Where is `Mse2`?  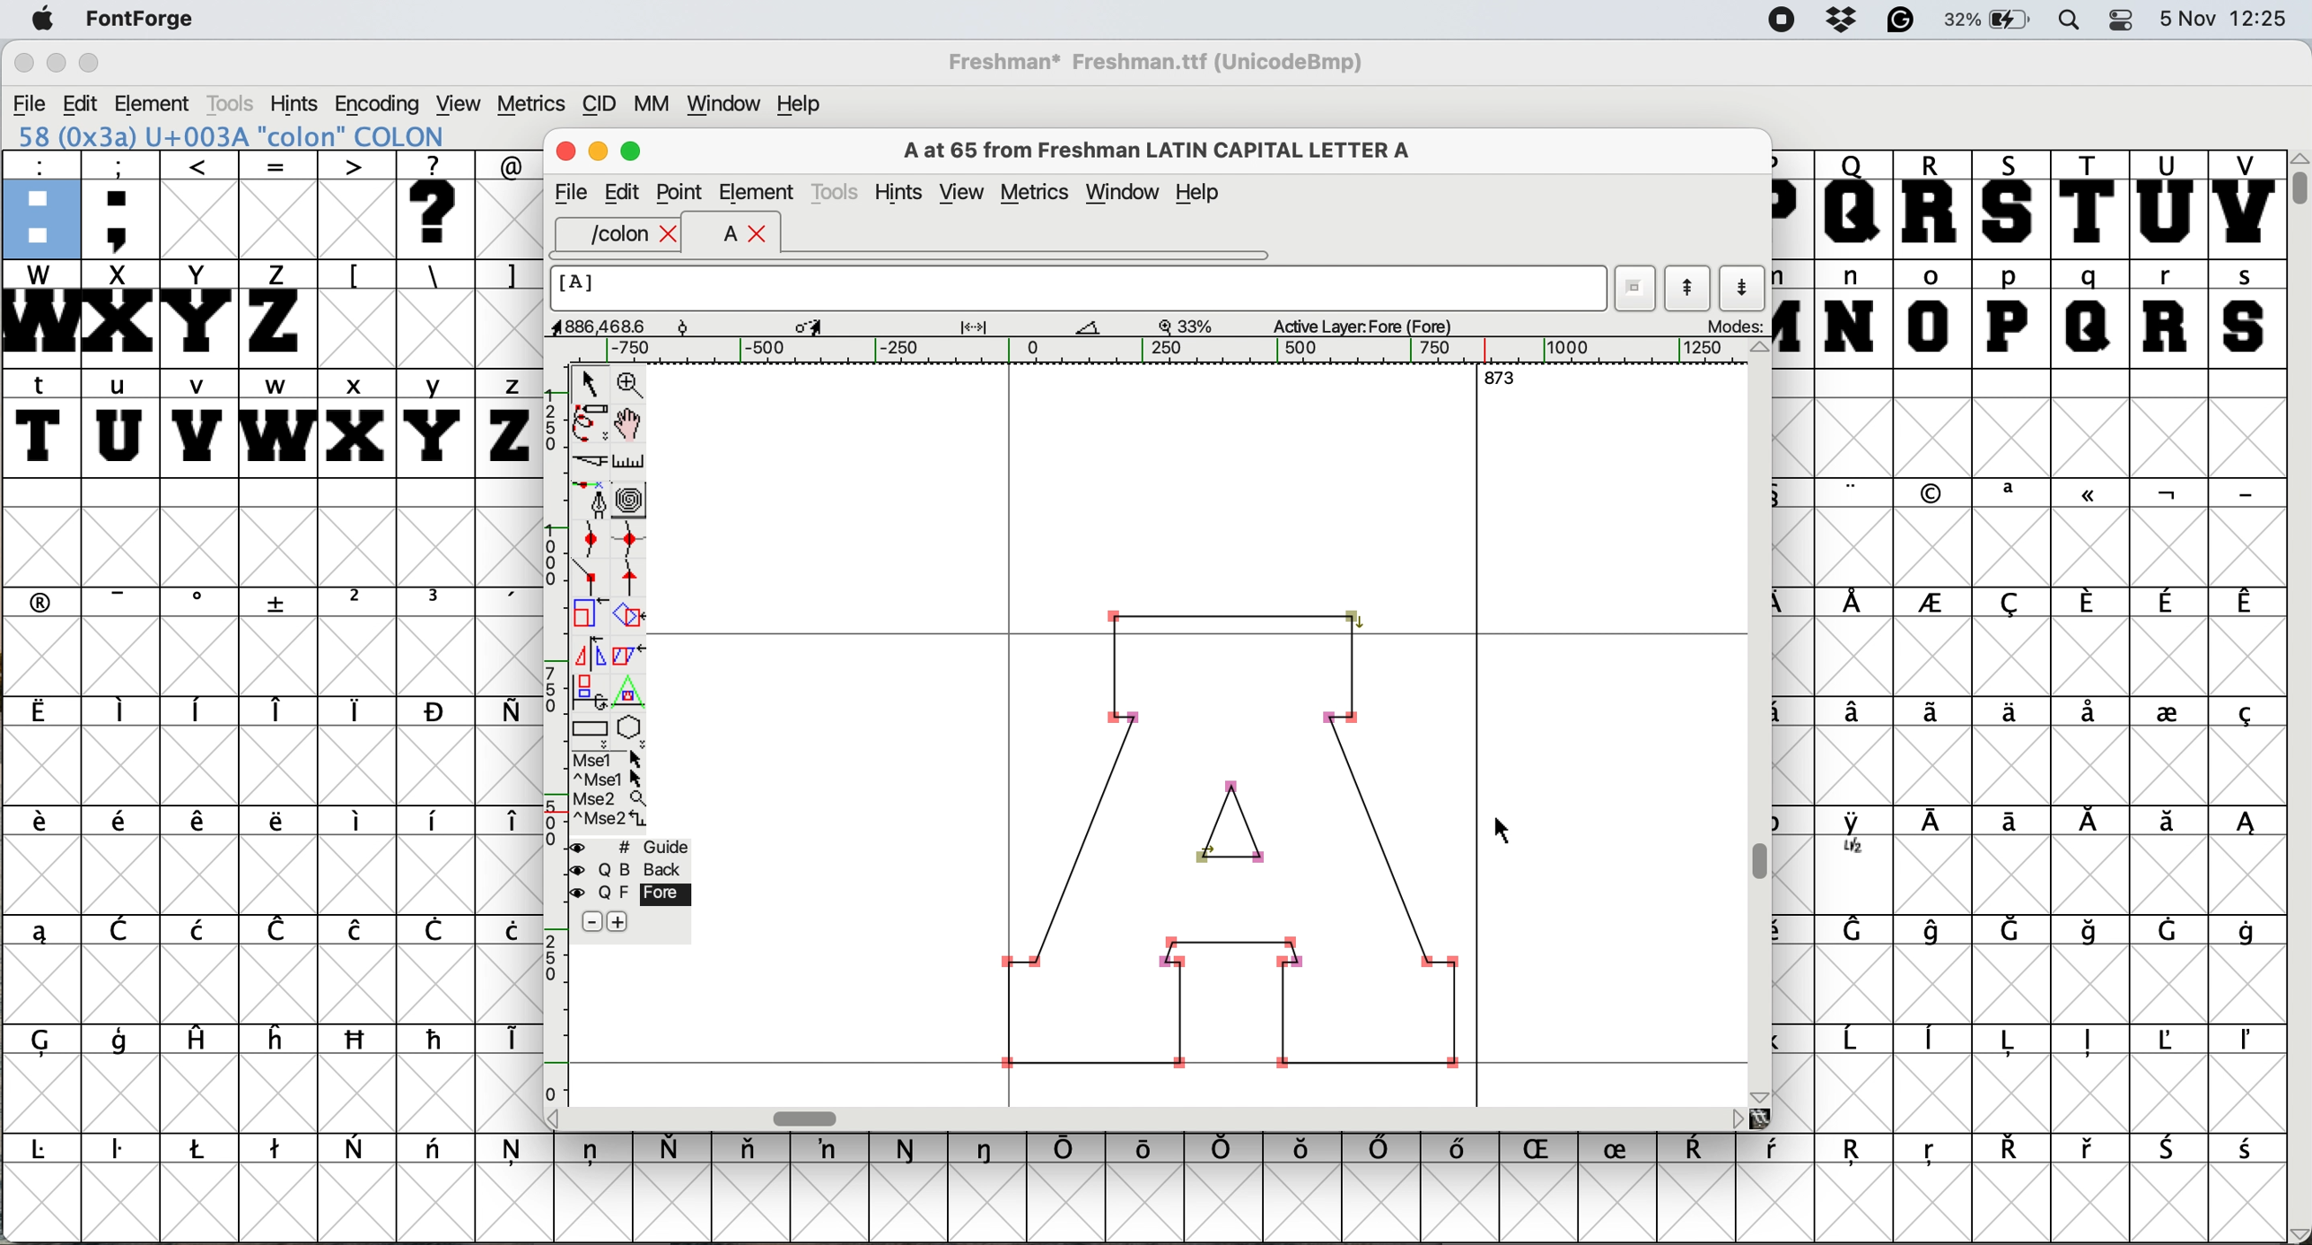 Mse2 is located at coordinates (609, 796).